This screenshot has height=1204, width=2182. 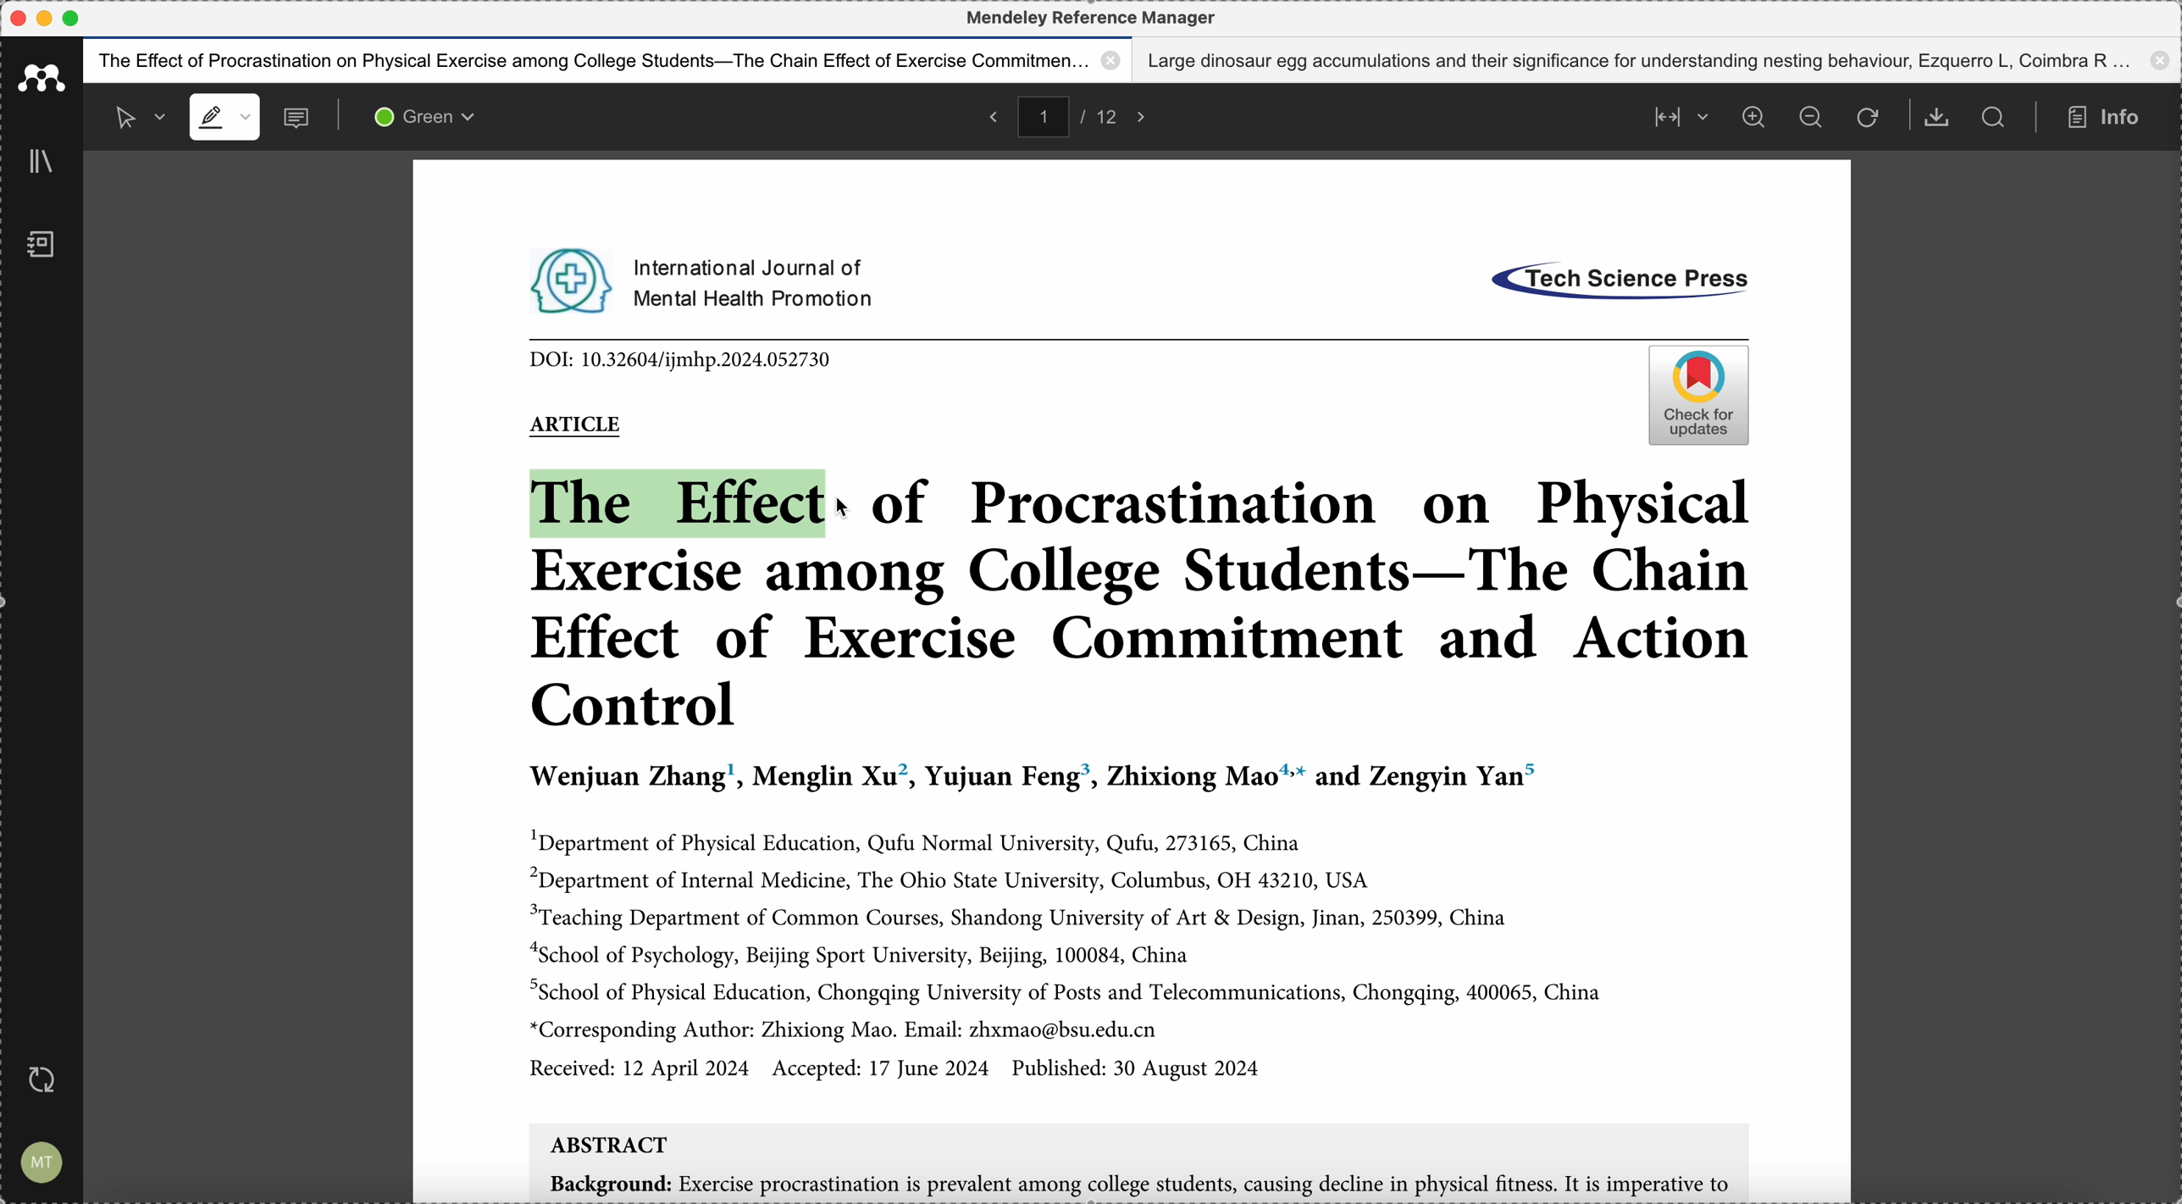 What do you see at coordinates (1091, 18) in the screenshot?
I see `Mendeley reference manager` at bounding box center [1091, 18].